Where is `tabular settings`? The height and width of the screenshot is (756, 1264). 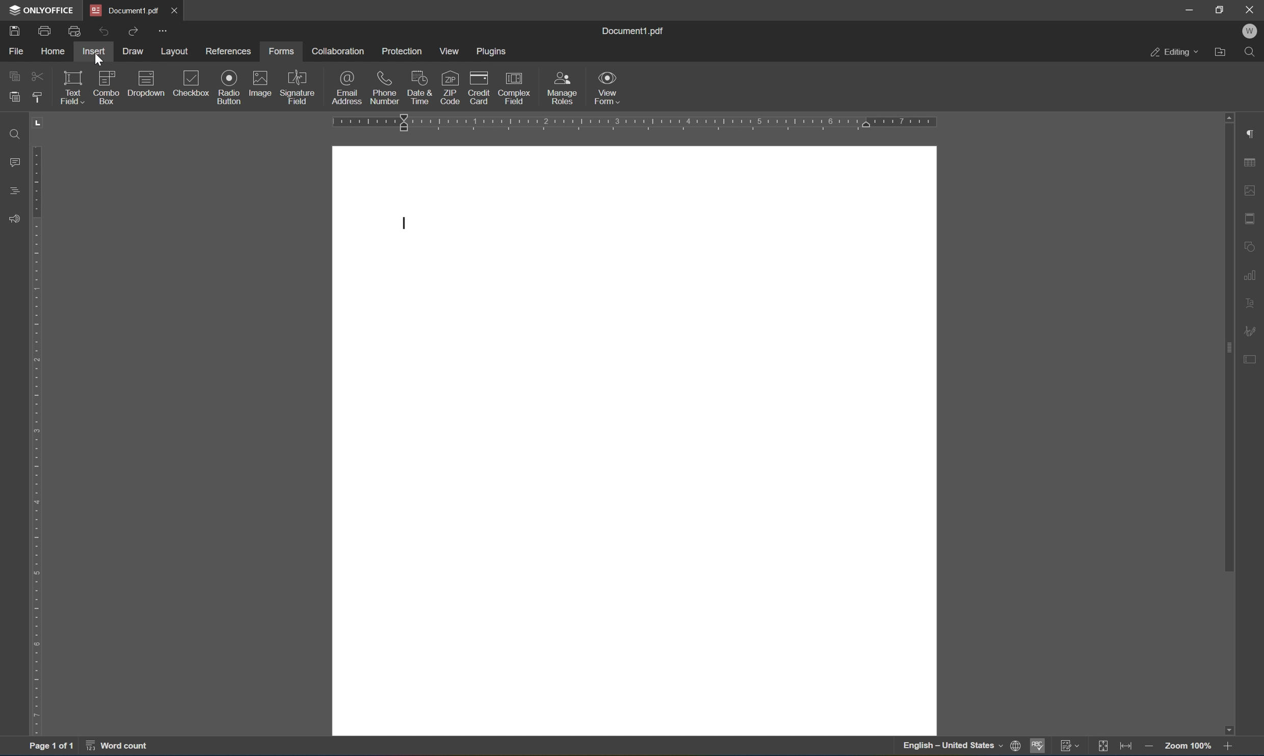 tabular settings is located at coordinates (1251, 163).